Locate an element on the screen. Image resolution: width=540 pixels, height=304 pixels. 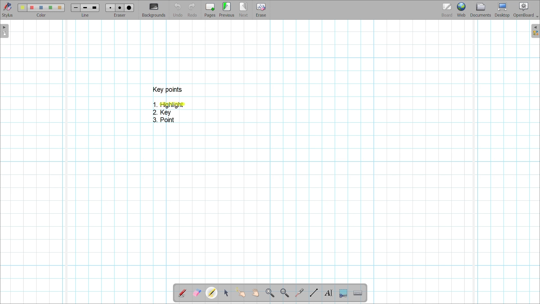
Eraser 1 is located at coordinates (110, 8).